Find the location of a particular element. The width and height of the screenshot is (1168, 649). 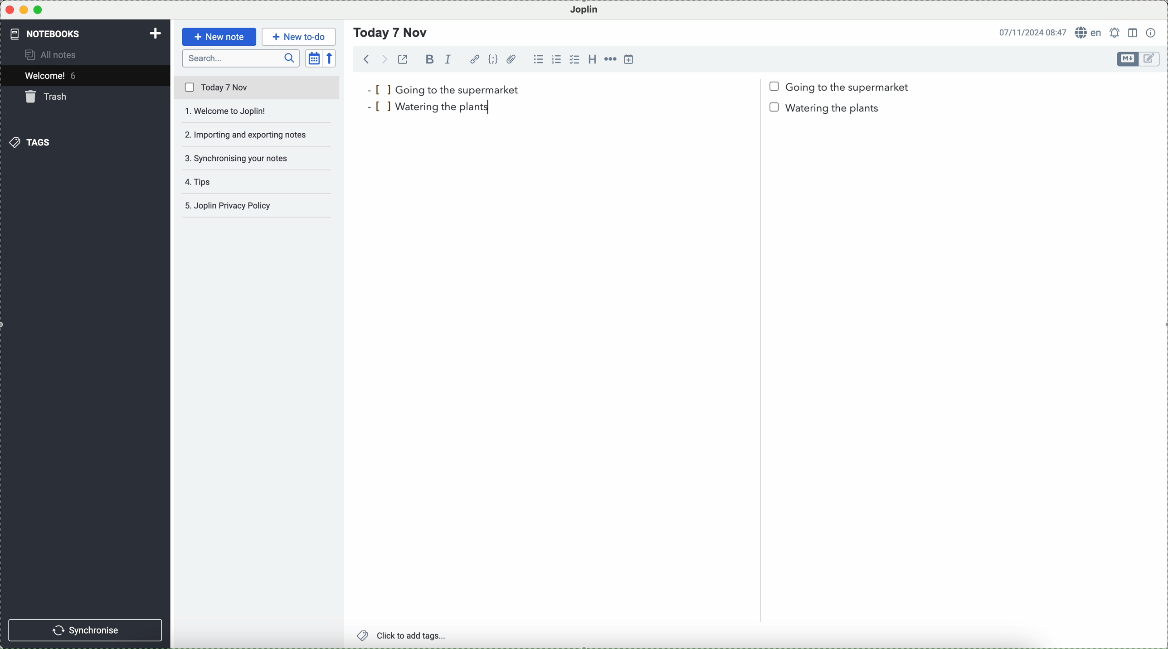

synchronise button is located at coordinates (85, 630).